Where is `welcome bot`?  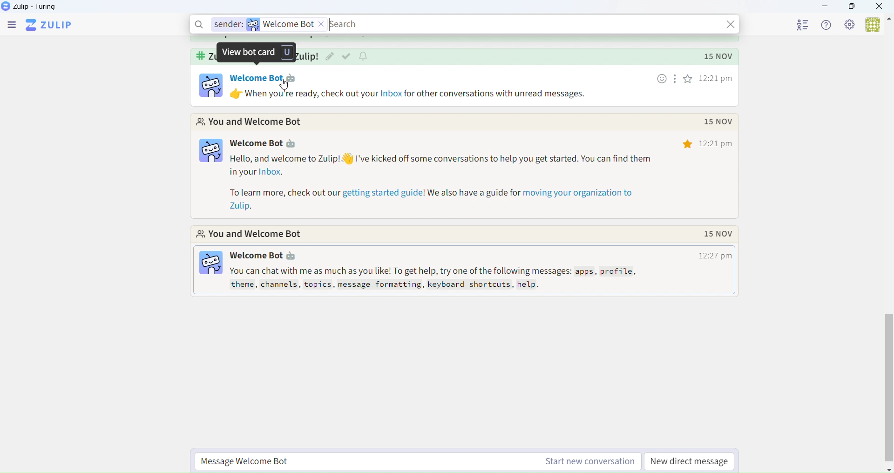
welcome bot is located at coordinates (293, 23).